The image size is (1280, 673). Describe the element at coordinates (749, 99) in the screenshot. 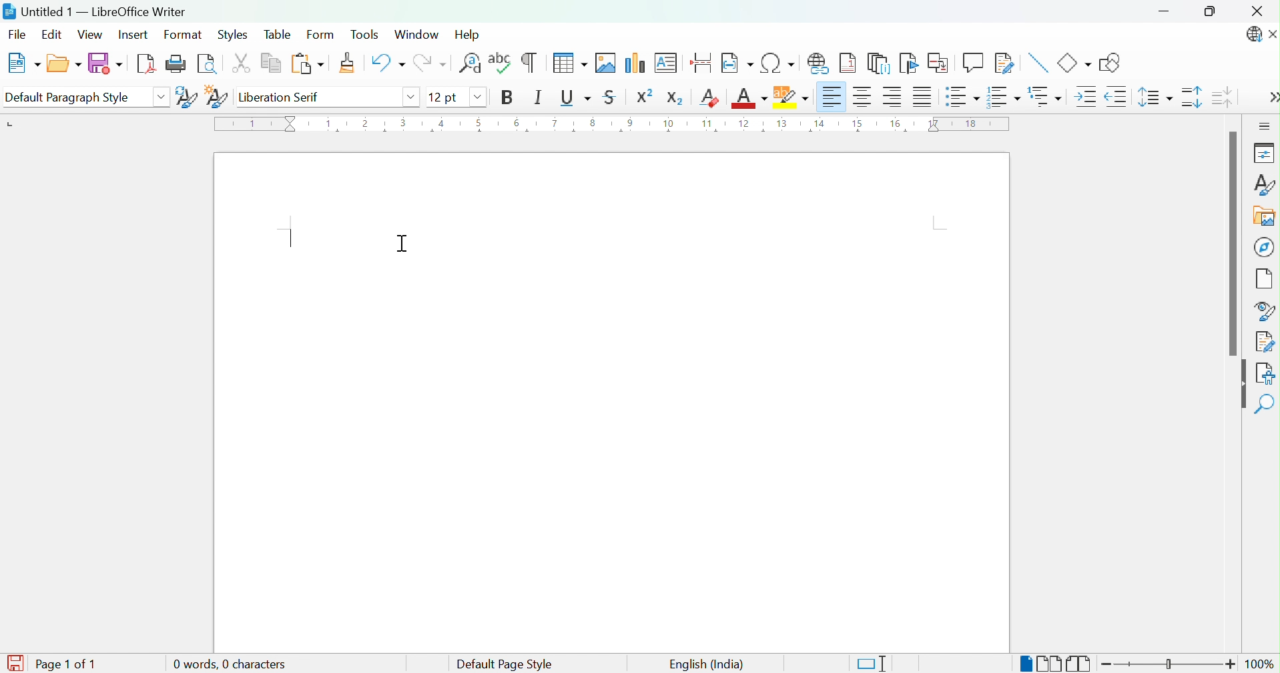

I see `Font Color` at that location.